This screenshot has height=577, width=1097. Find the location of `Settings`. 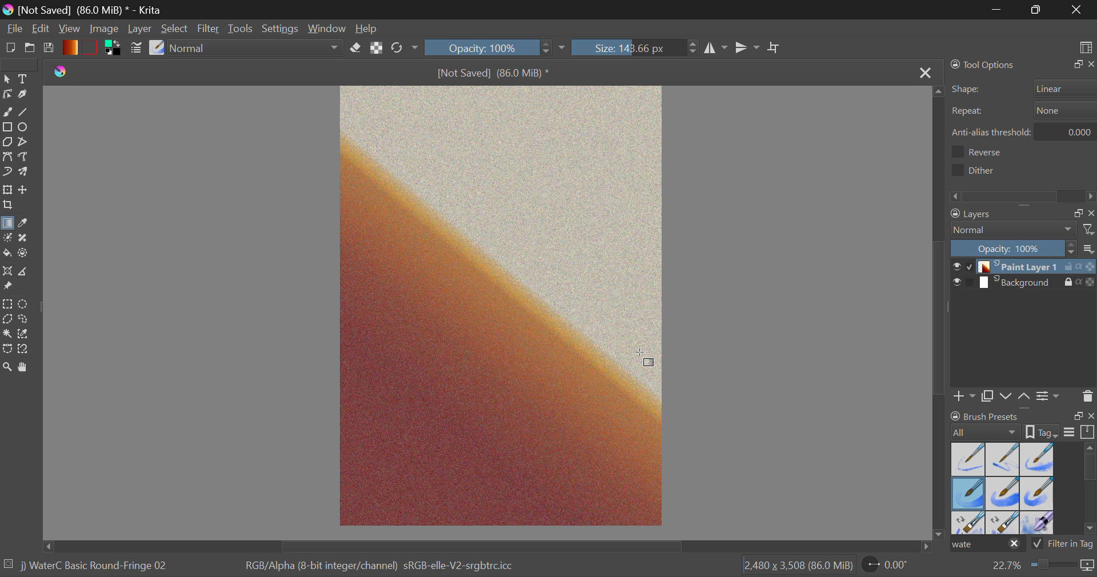

Settings is located at coordinates (281, 29).